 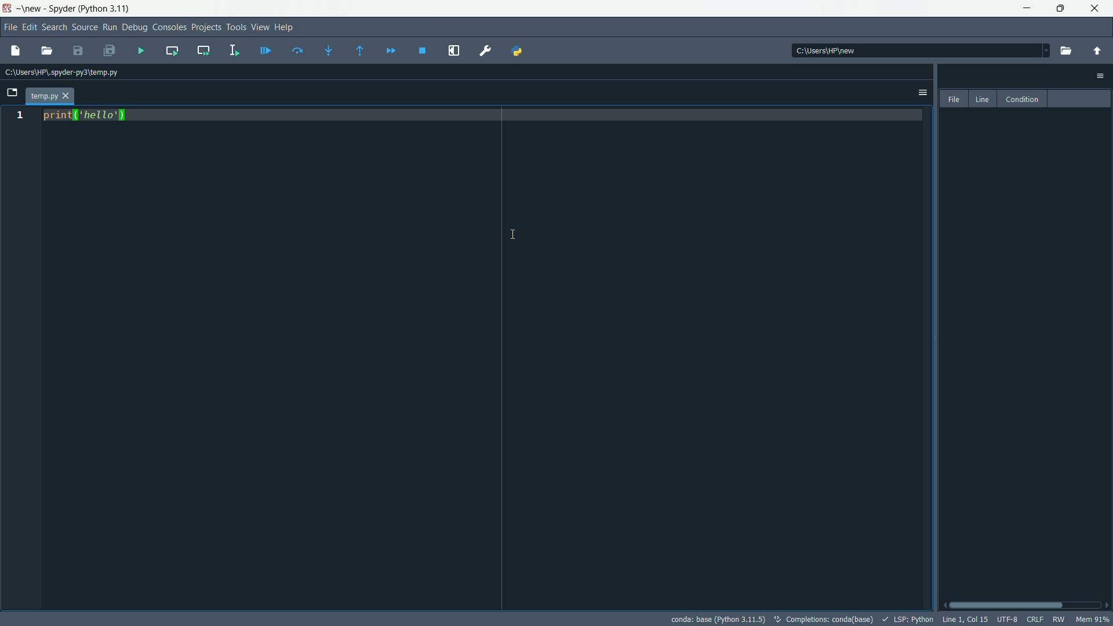 What do you see at coordinates (110, 50) in the screenshot?
I see `save all files` at bounding box center [110, 50].